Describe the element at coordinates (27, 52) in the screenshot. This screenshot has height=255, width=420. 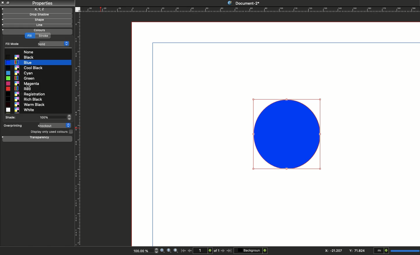
I see `None` at that location.